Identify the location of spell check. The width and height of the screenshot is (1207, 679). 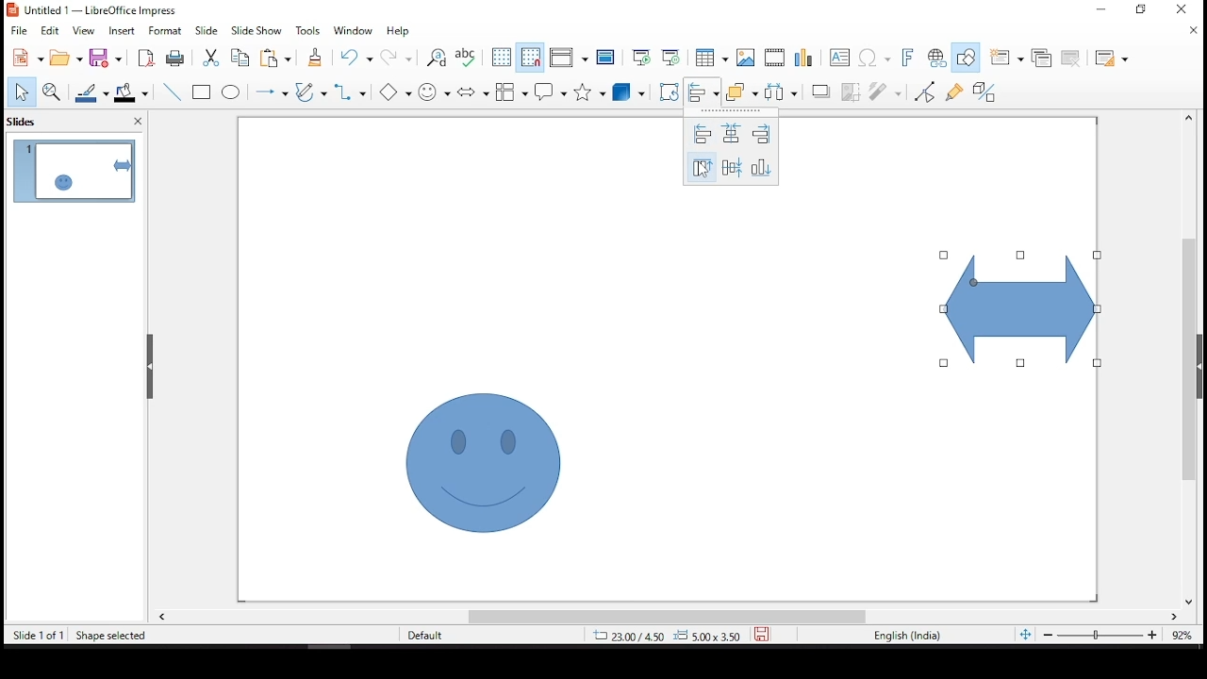
(467, 58).